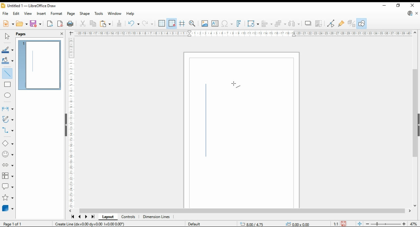  Describe the element at coordinates (73, 217) in the screenshot. I see `first page` at that location.